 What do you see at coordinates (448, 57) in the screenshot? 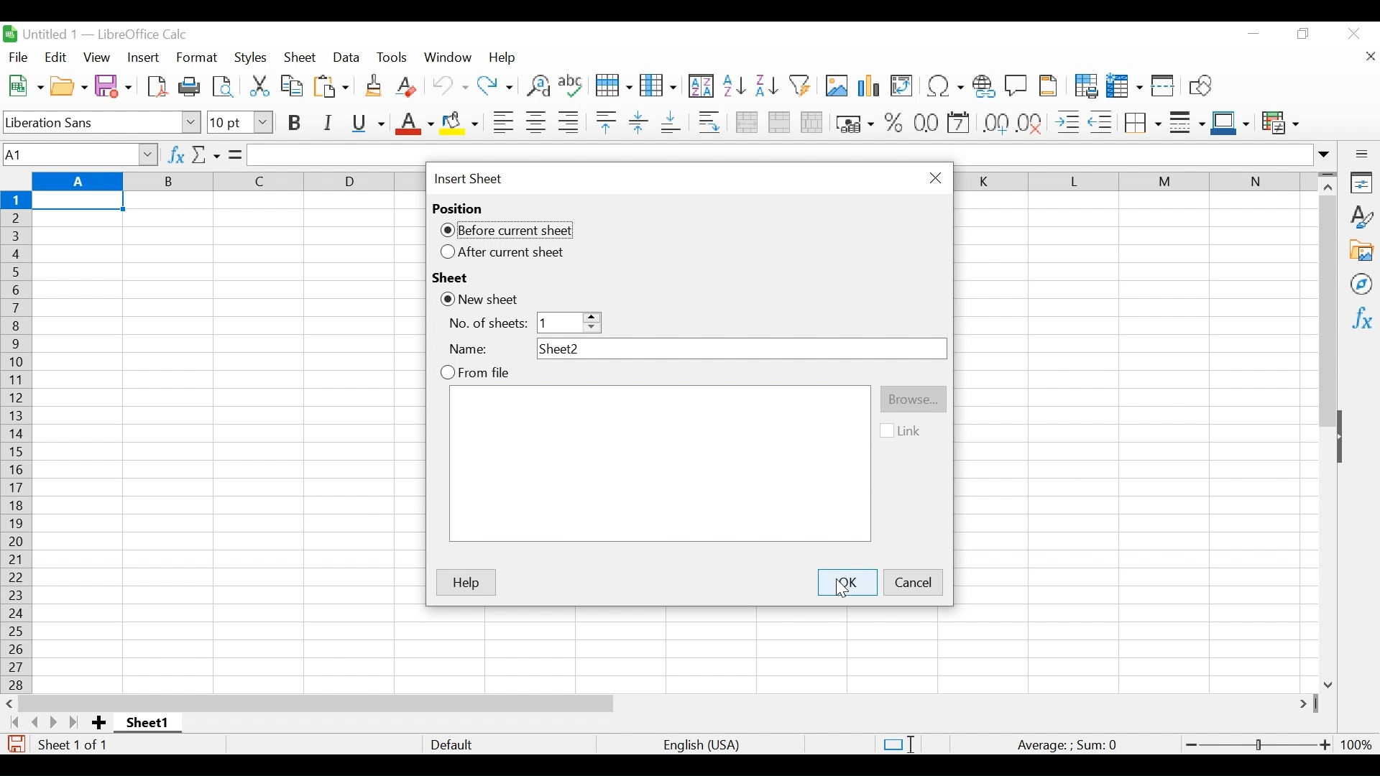
I see `Window` at bounding box center [448, 57].